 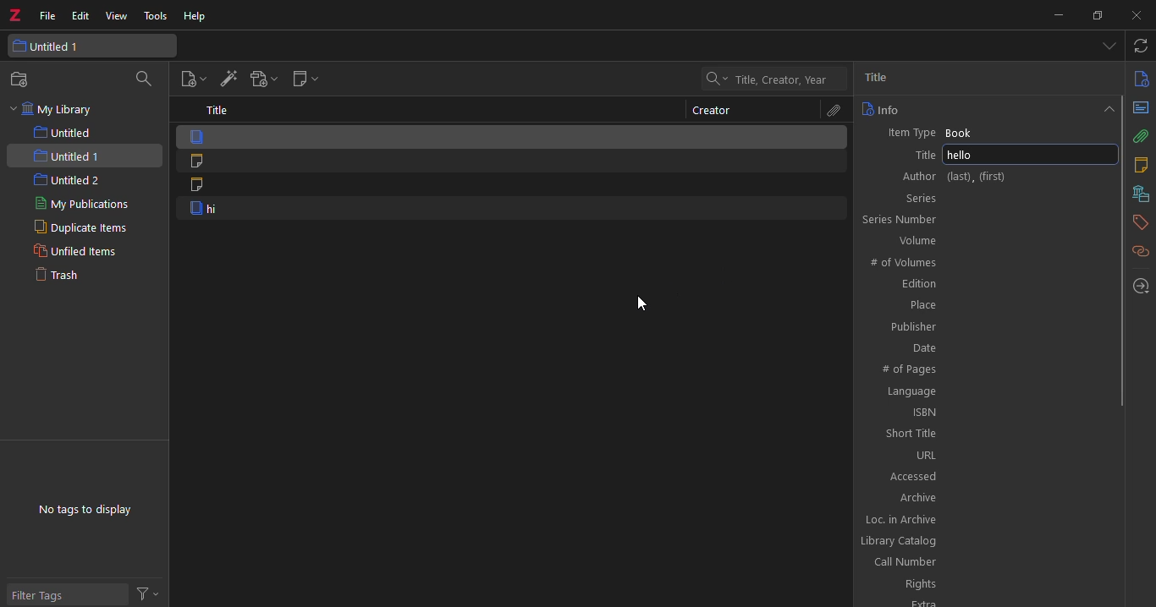 I want to click on loc. in archive, so click(x=986, y=519).